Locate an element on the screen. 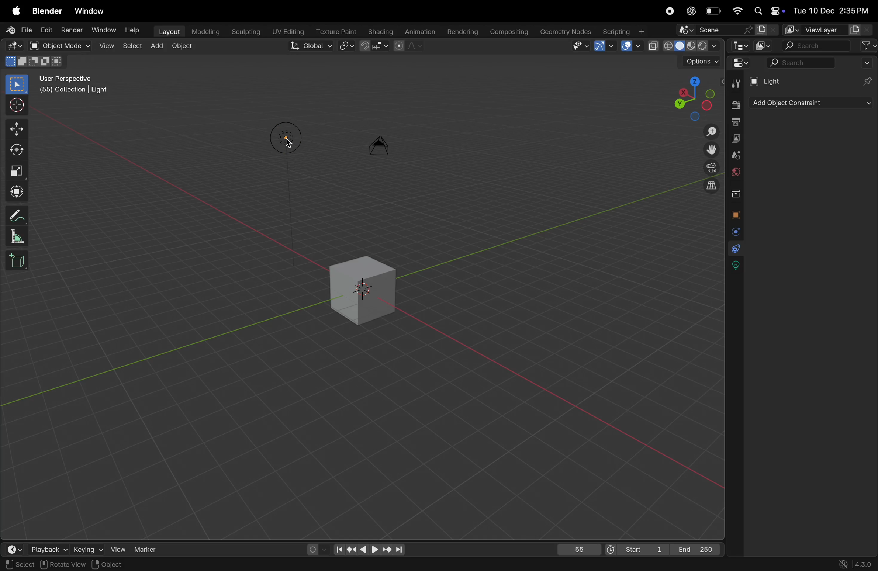 The height and width of the screenshot is (571, 878). option is located at coordinates (700, 61).